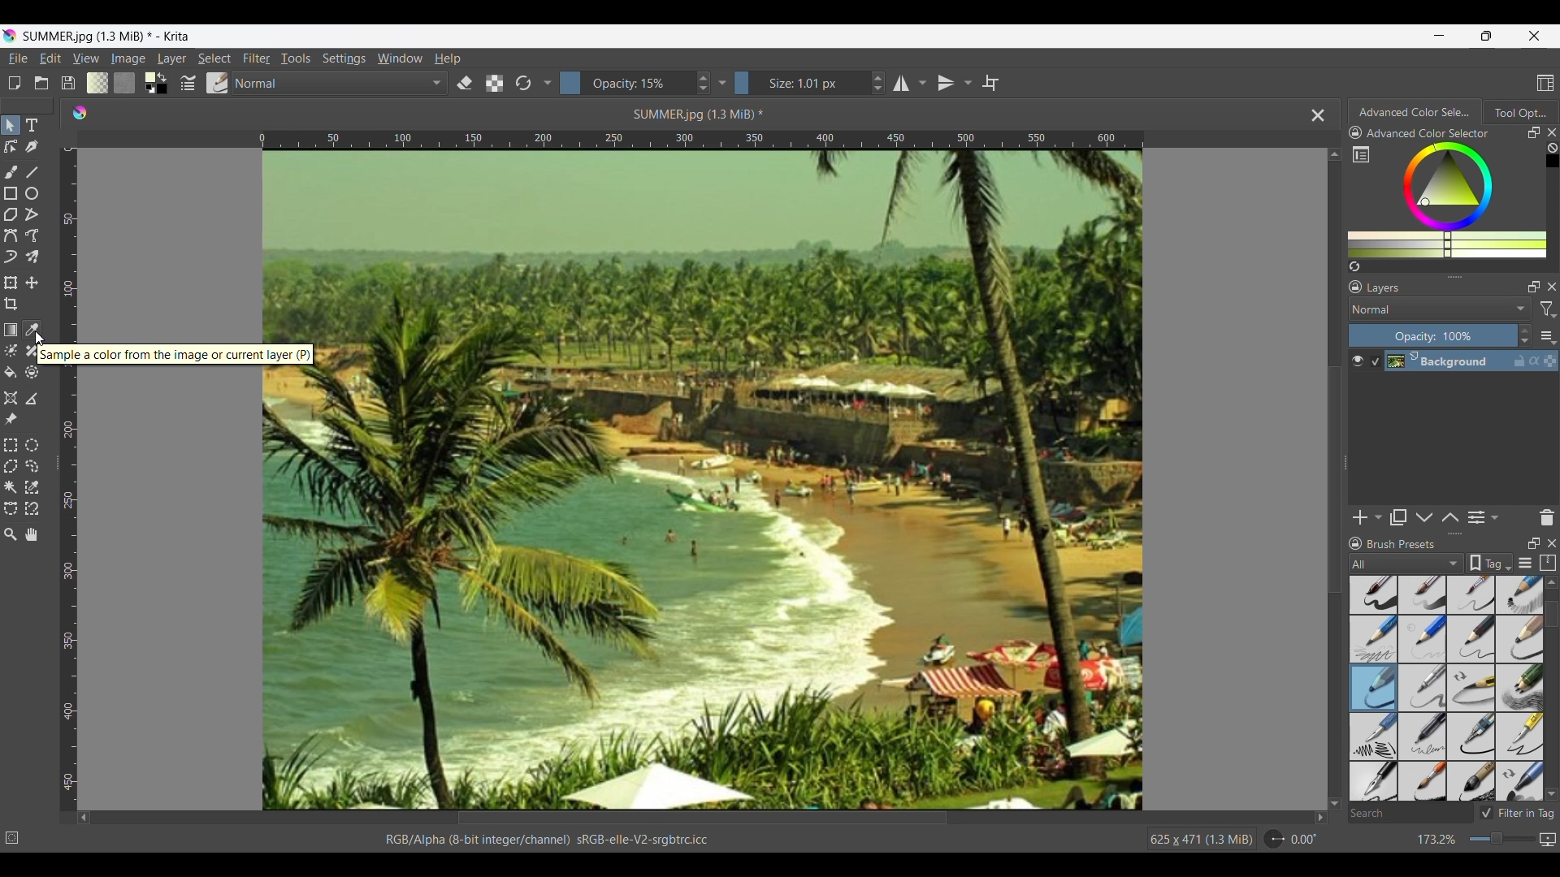  Describe the element at coordinates (128, 58) in the screenshot. I see `Image menu` at that location.